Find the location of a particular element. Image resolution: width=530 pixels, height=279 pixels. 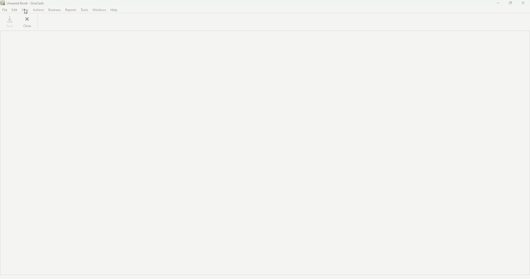

cursor is located at coordinates (26, 11).